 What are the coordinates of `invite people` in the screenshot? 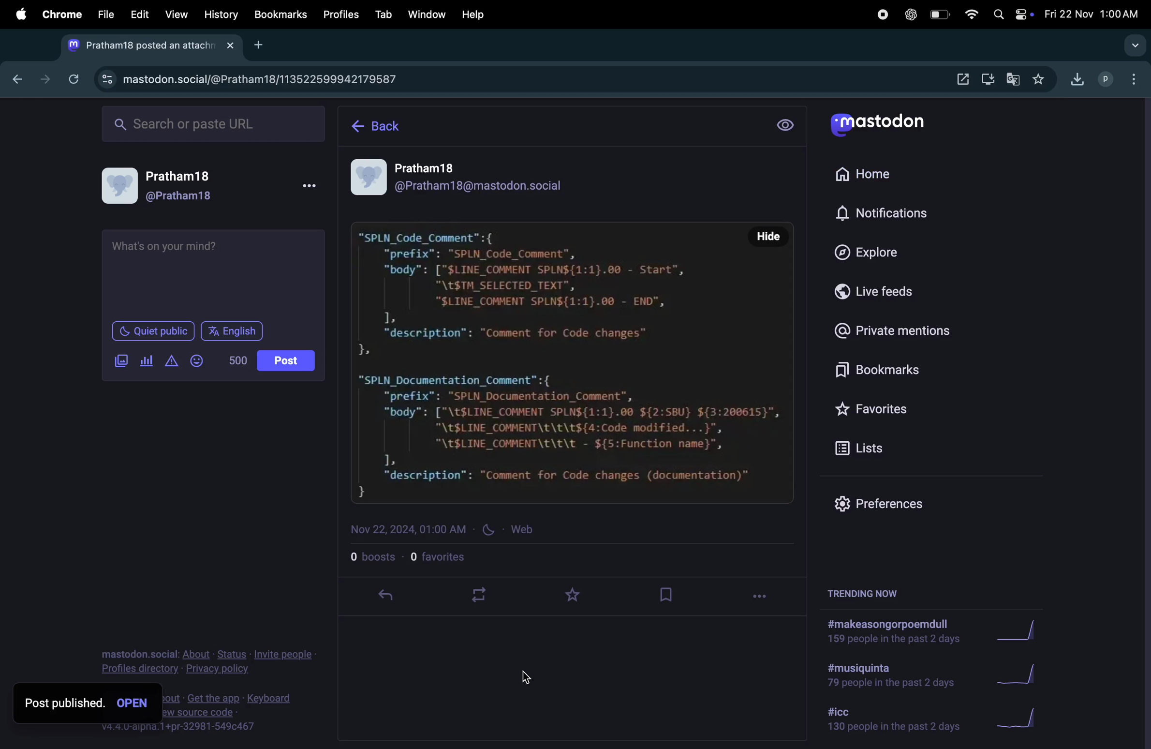 It's located at (283, 655).